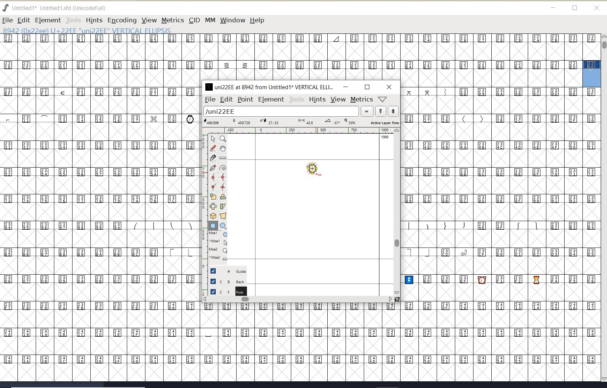  What do you see at coordinates (232, 20) in the screenshot?
I see `window` at bounding box center [232, 20].